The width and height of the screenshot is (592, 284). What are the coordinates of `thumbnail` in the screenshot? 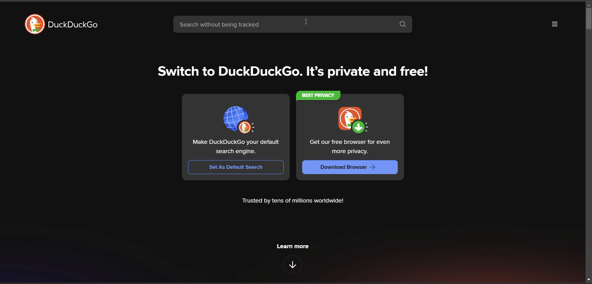 It's located at (239, 121).